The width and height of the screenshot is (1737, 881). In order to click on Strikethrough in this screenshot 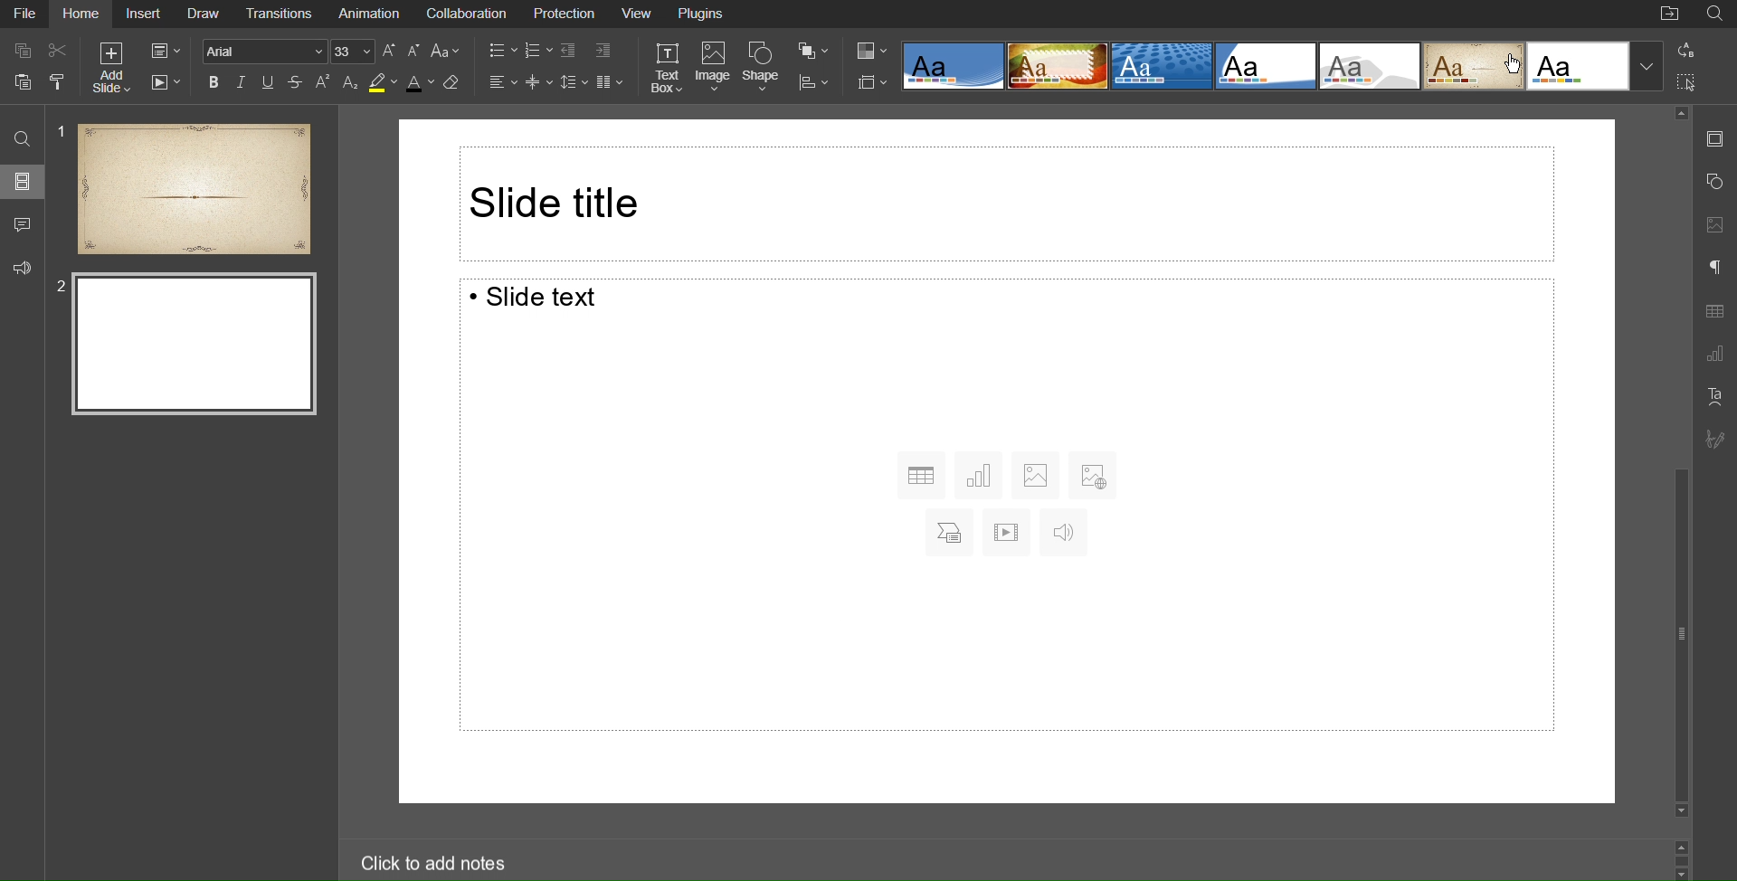, I will do `click(297, 83)`.